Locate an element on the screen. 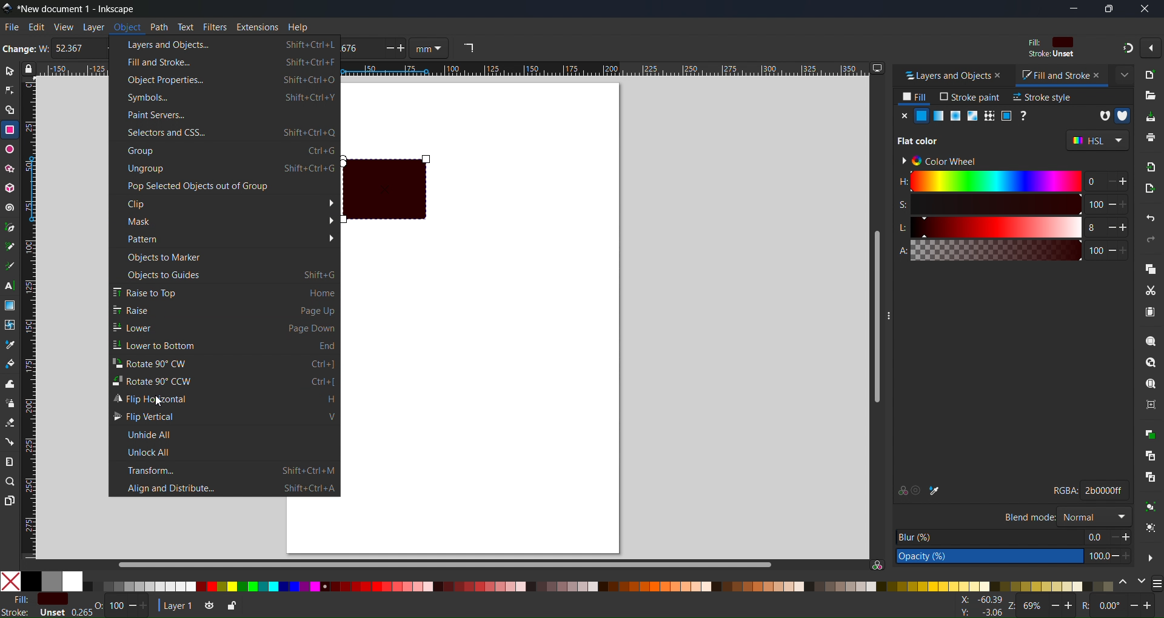  Group is located at coordinates (225, 151).